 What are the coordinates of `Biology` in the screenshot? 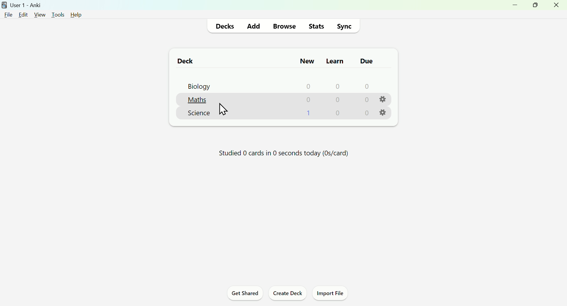 It's located at (197, 86).